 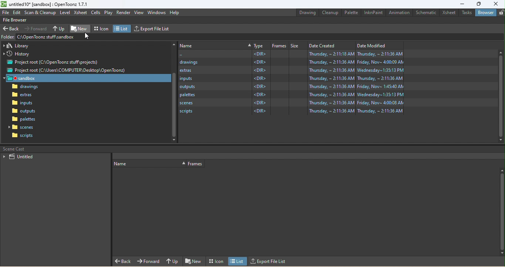 I want to click on C:\Users\COMPUTER, so click(x=290, y=54).